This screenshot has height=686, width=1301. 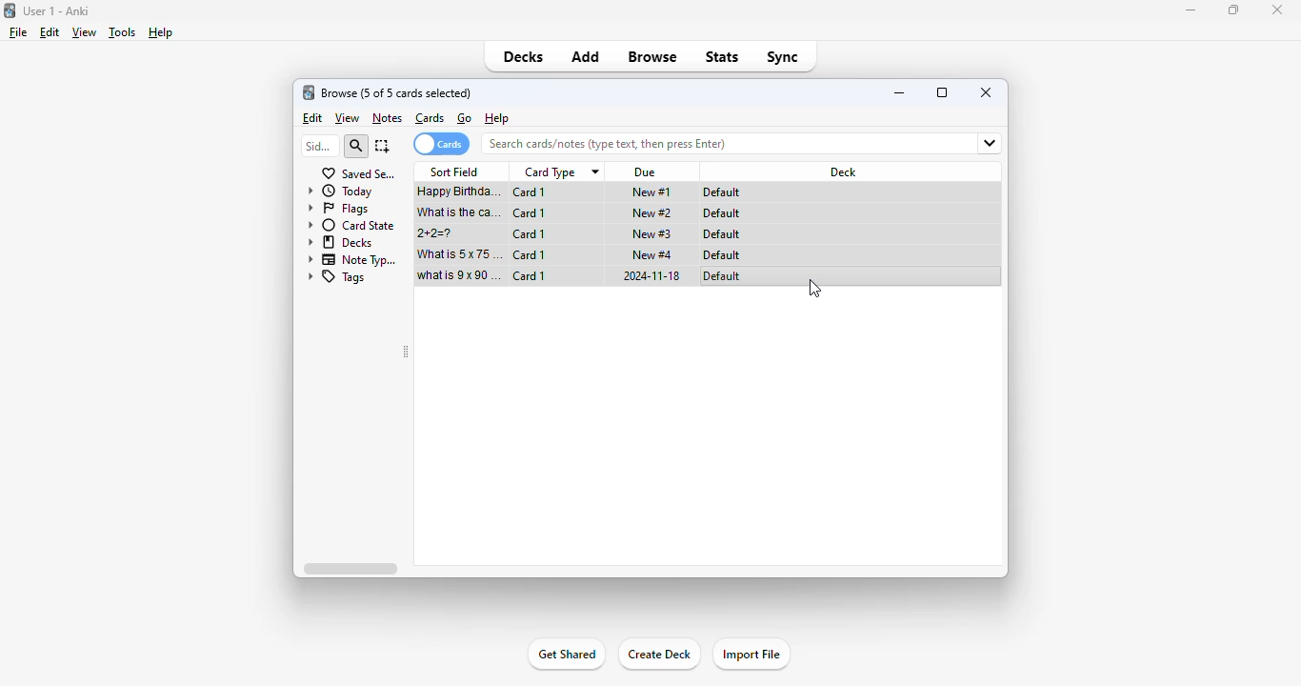 What do you see at coordinates (560, 172) in the screenshot?
I see `card type` at bounding box center [560, 172].